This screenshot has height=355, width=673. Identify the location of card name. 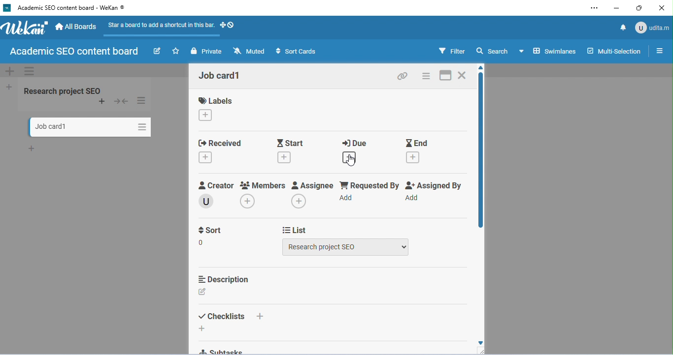
(221, 76).